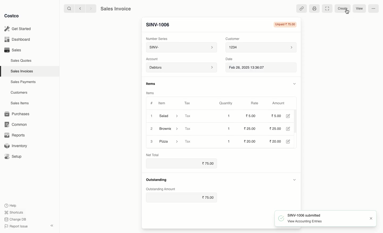 Image resolution: width=383 pixels, height=233 pixels. I want to click on Shortcuts, so click(14, 213).